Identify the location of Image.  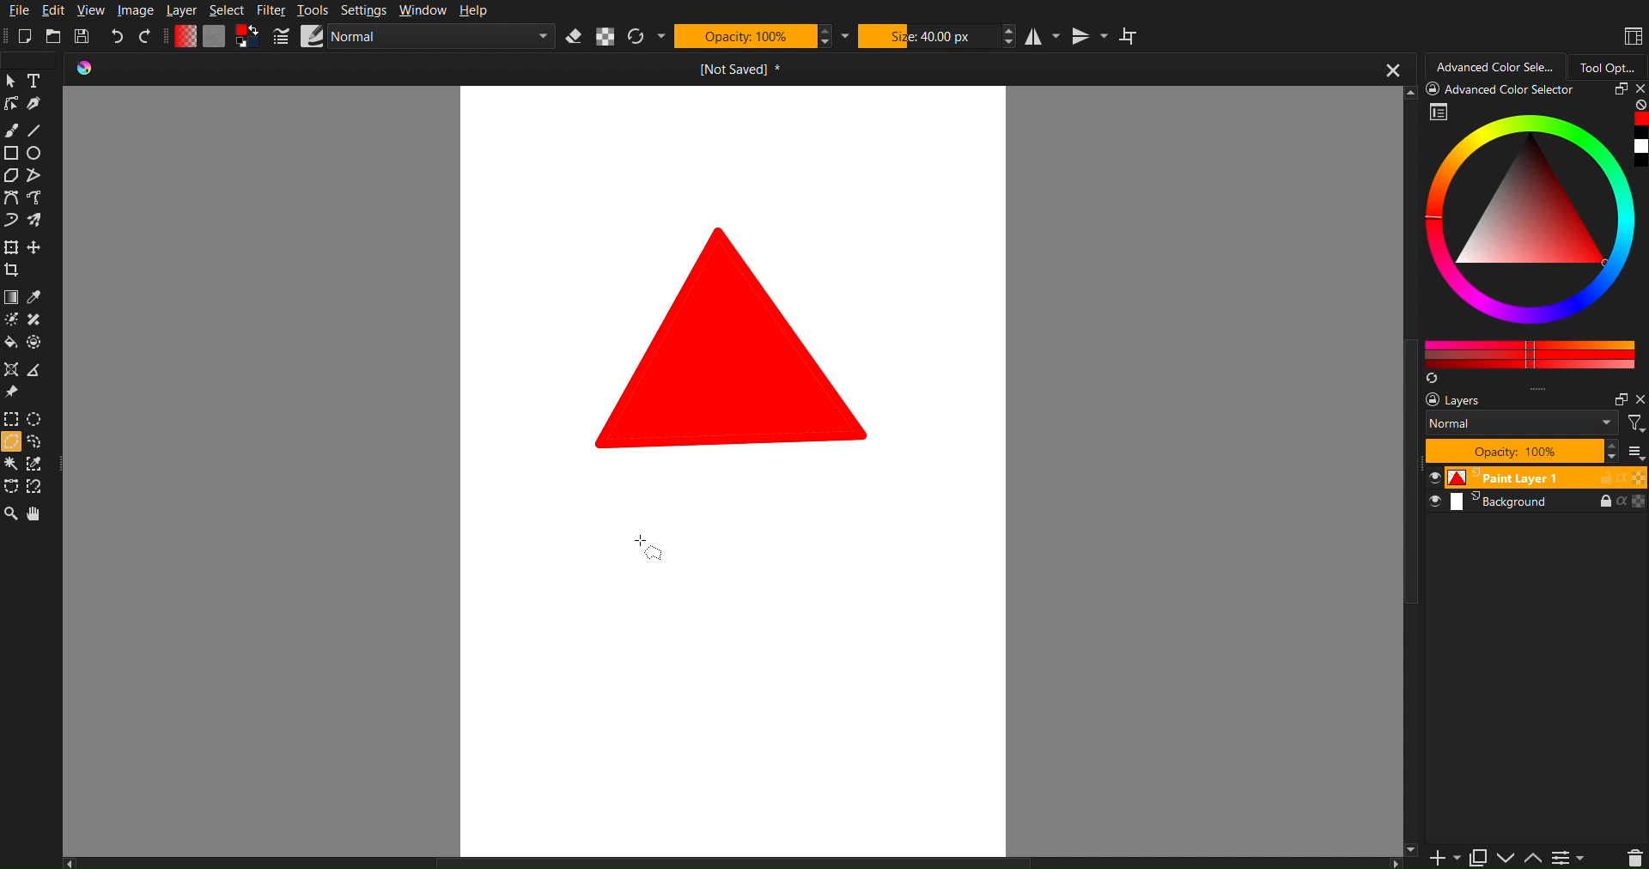
(137, 9).